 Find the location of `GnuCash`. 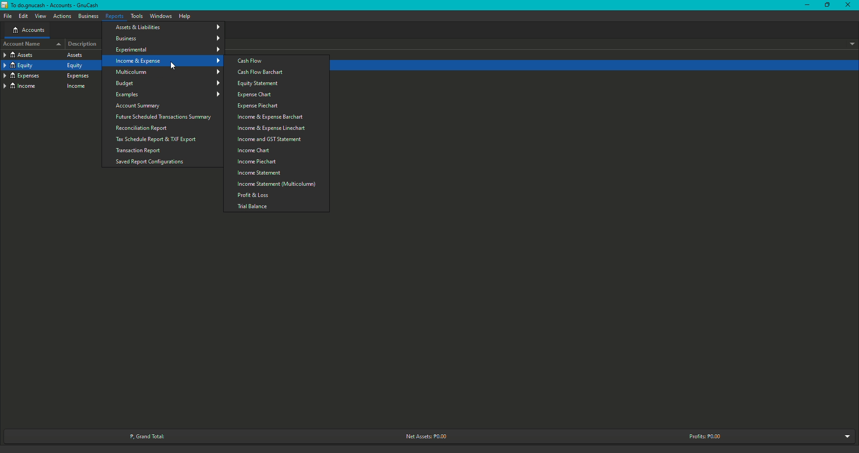

GnuCash is located at coordinates (52, 6).